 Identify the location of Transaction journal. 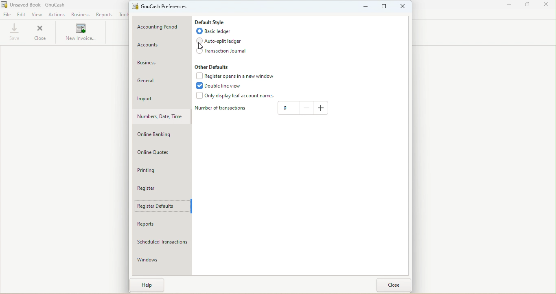
(220, 51).